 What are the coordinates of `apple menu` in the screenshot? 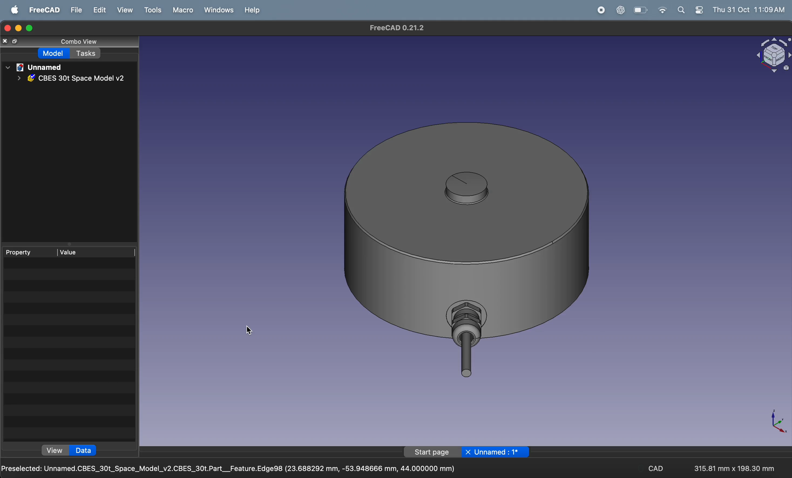 It's located at (12, 9).